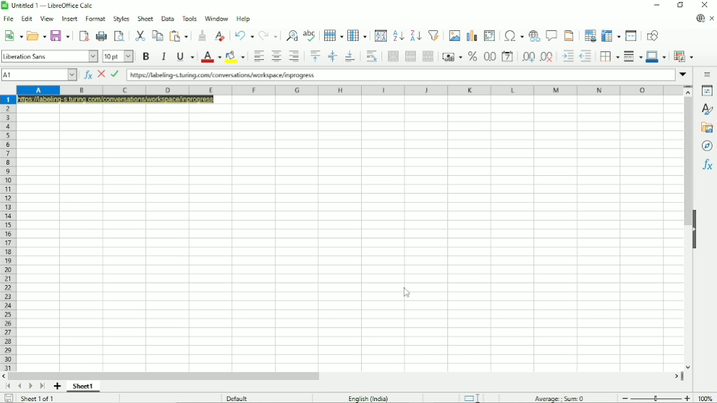 This screenshot has height=403, width=717. I want to click on Delete decimal place, so click(547, 58).